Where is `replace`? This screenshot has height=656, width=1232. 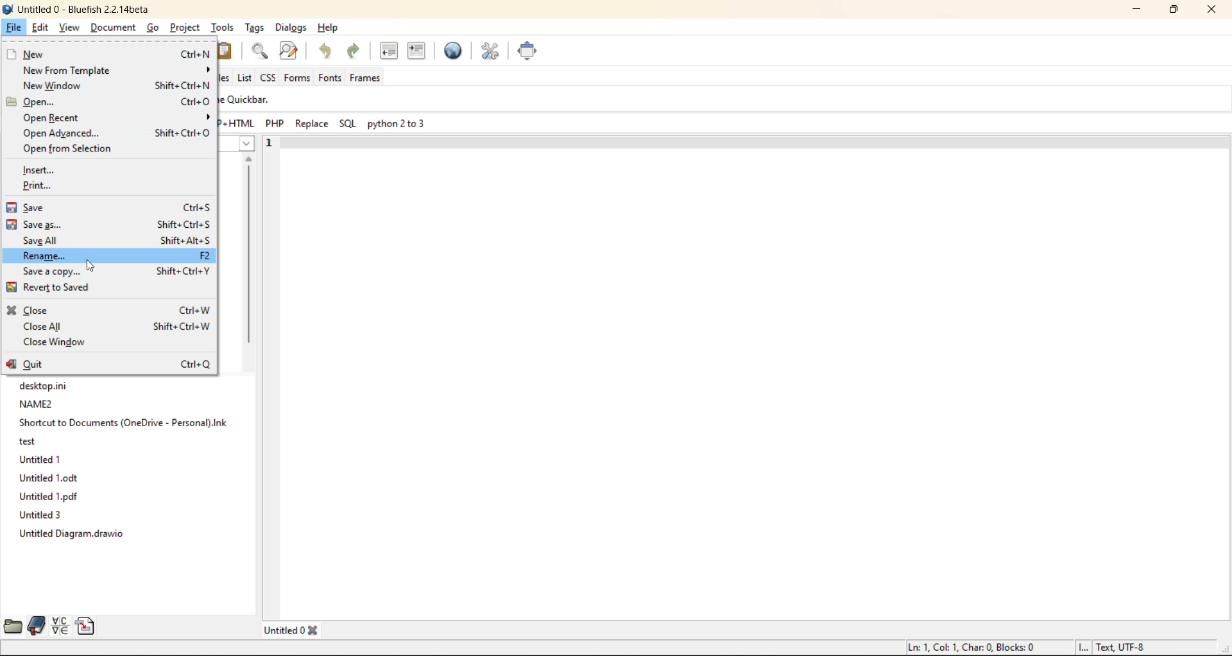 replace is located at coordinates (311, 125).